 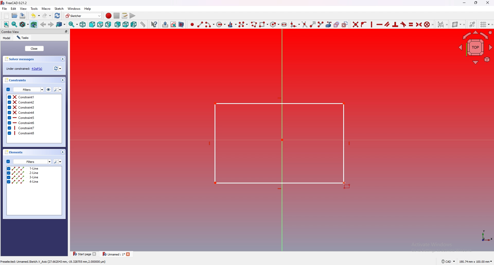 What do you see at coordinates (395, 24) in the screenshot?
I see `constraint perpendicular` at bounding box center [395, 24].